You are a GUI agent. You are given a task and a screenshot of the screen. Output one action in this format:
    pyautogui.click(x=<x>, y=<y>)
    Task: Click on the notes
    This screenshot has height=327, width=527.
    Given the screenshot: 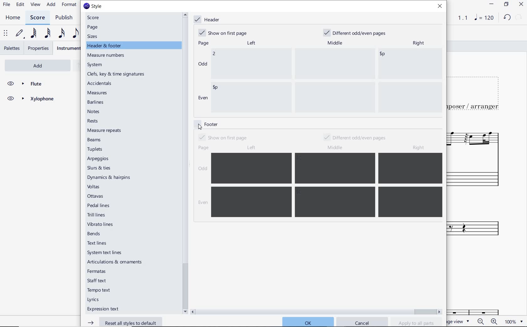 What is the action you would take?
    pyautogui.click(x=94, y=112)
    